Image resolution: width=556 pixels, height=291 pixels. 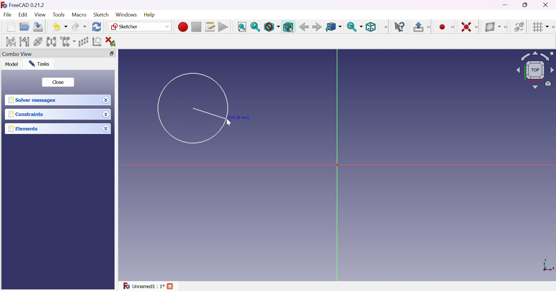 I want to click on Create point, so click(x=442, y=27).